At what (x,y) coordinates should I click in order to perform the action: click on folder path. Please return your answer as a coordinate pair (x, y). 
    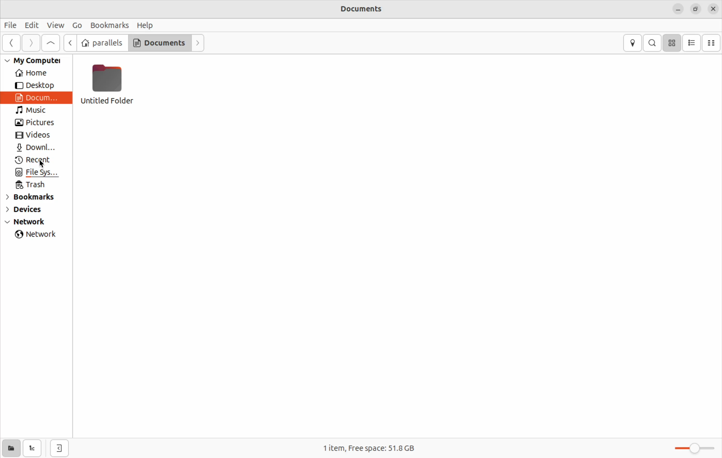
    Looking at the image, I should click on (136, 43).